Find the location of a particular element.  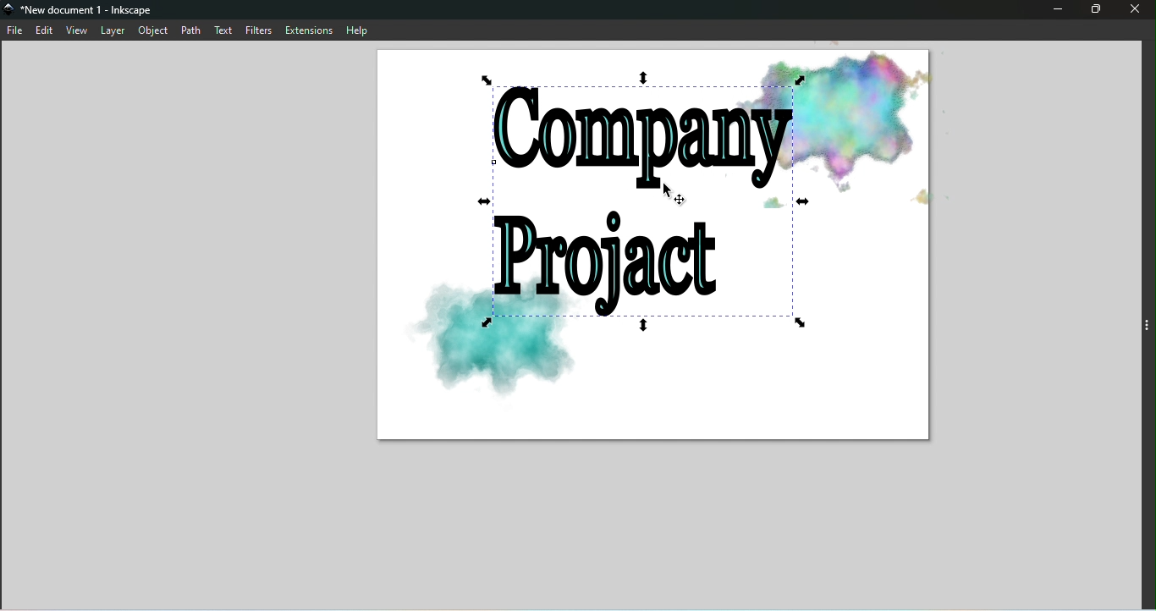

Minimize is located at coordinates (1055, 11).